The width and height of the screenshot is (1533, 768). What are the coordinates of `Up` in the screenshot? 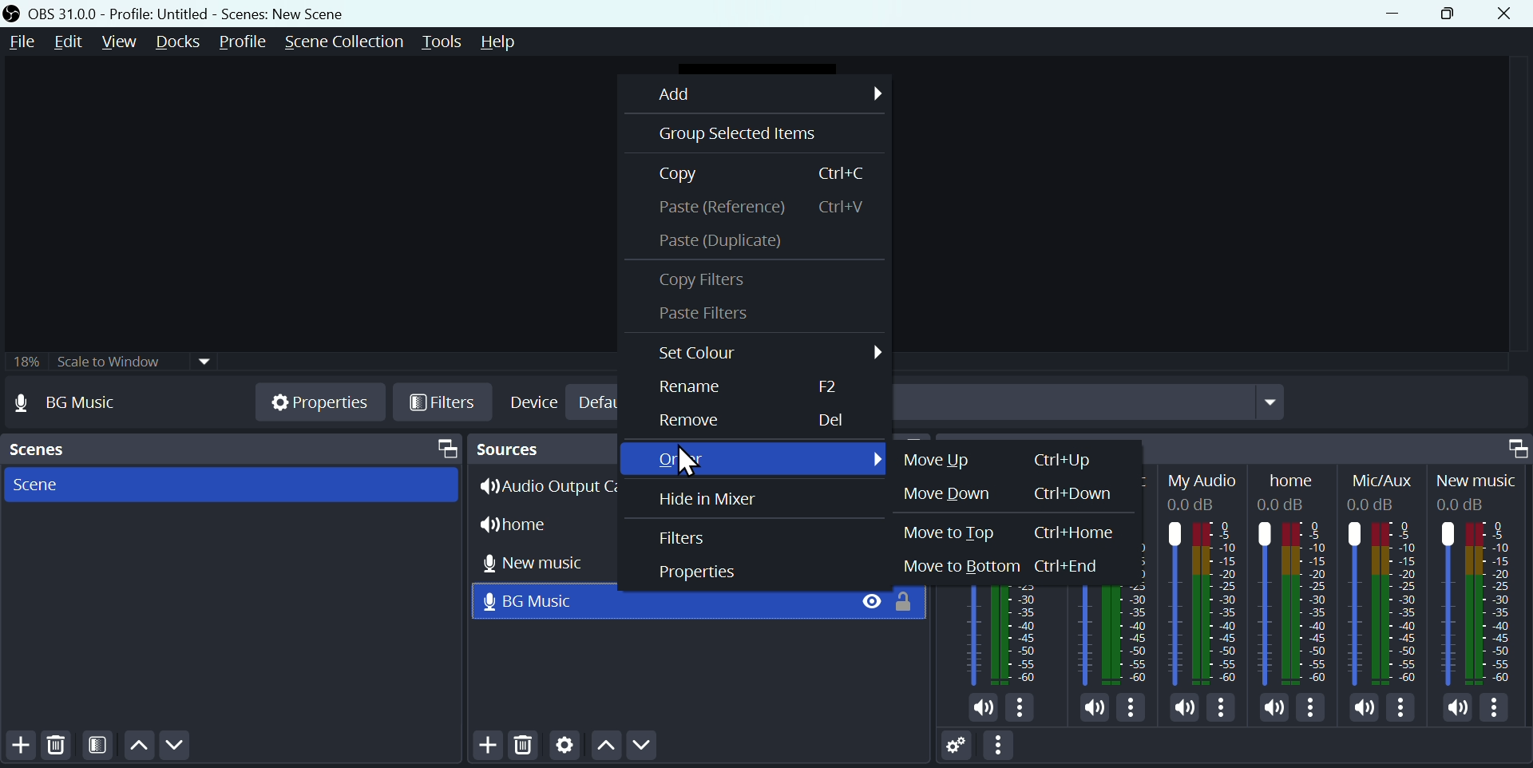 It's located at (603, 746).